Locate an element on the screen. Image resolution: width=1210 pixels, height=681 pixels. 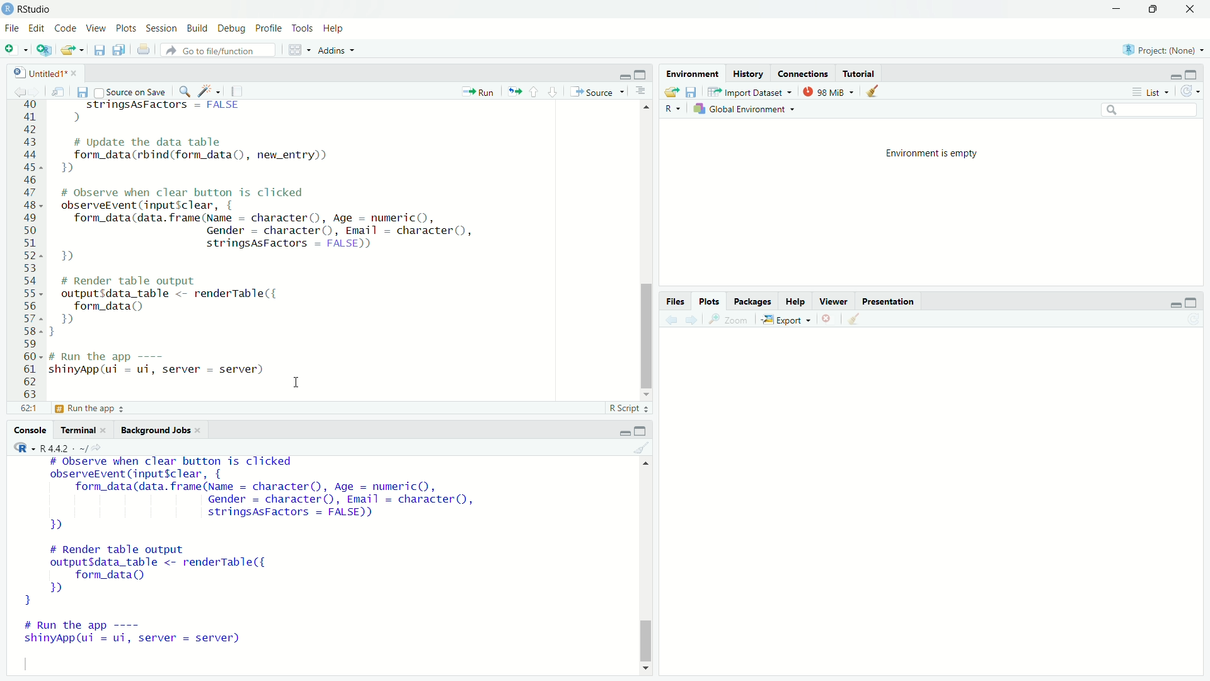
Profile is located at coordinates (268, 28).